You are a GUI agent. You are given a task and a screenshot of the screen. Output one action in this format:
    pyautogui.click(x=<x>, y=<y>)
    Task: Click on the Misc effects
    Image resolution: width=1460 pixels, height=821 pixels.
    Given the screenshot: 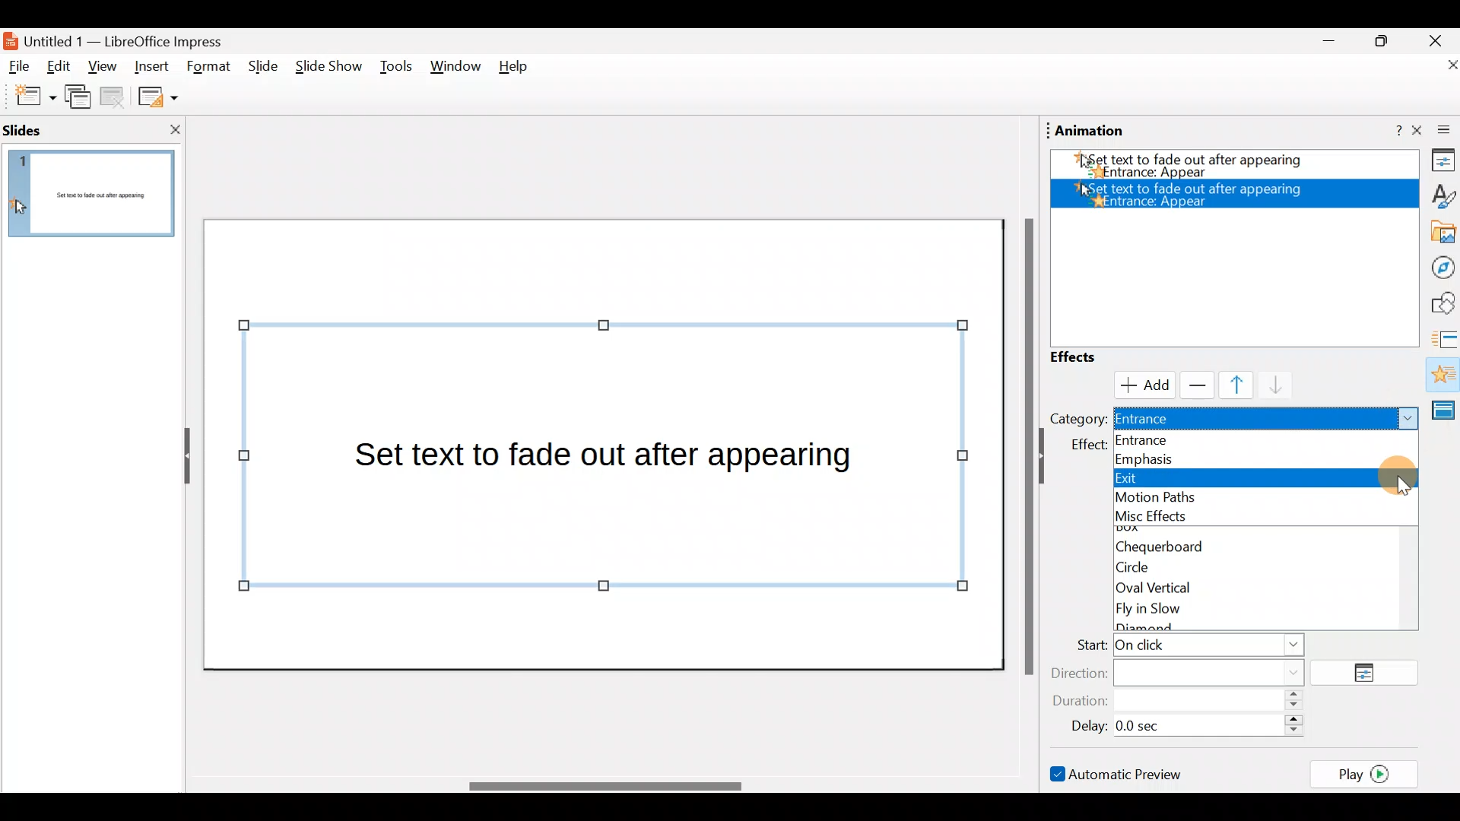 What is the action you would take?
    pyautogui.click(x=1271, y=519)
    